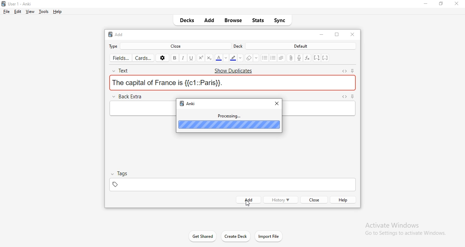 Image resolution: width=465 pixels, height=247 pixels. Describe the element at coordinates (259, 20) in the screenshot. I see `stats` at that location.